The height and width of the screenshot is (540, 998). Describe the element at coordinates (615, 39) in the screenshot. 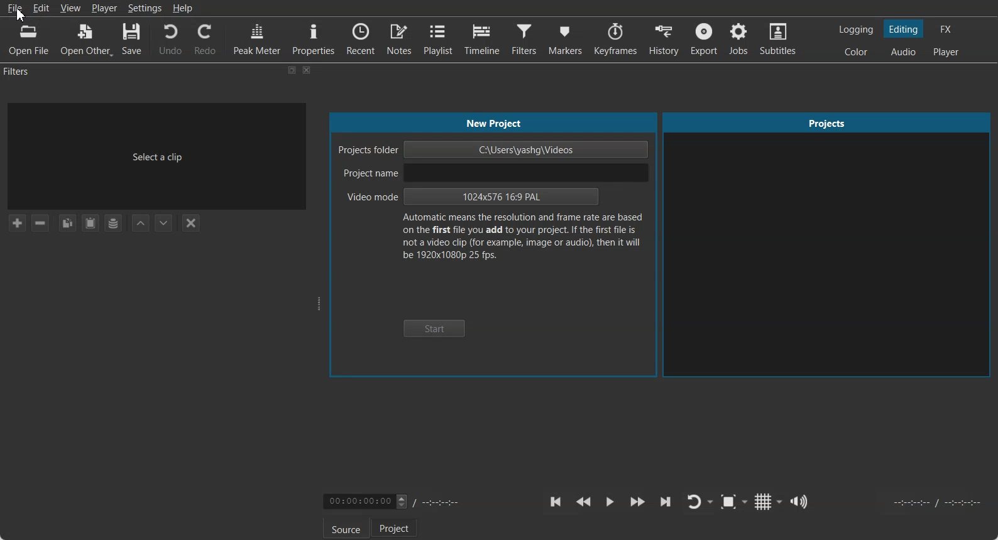

I see `Keyframes` at that location.